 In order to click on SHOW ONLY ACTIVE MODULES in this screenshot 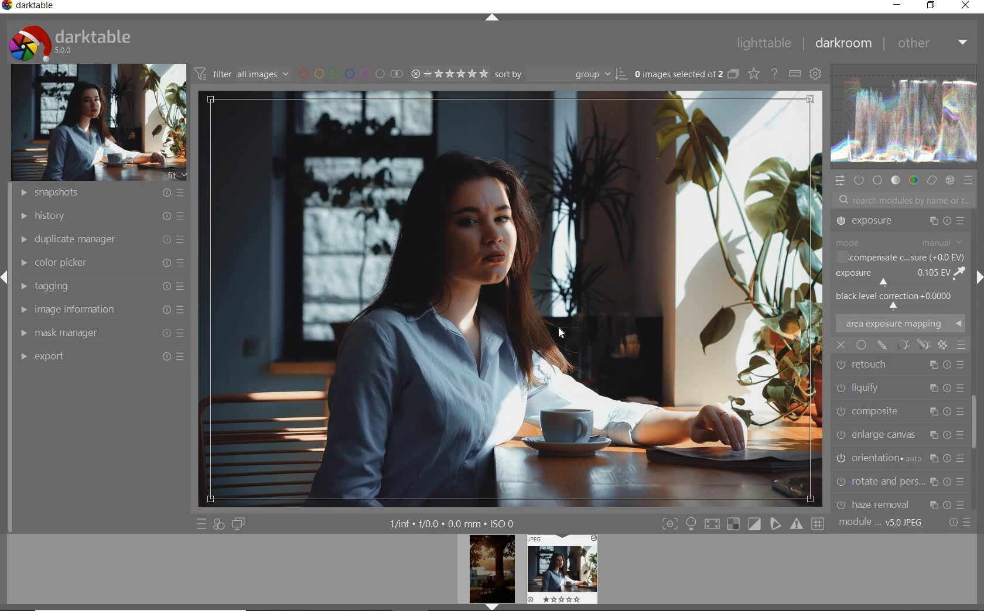, I will do `click(859, 181)`.